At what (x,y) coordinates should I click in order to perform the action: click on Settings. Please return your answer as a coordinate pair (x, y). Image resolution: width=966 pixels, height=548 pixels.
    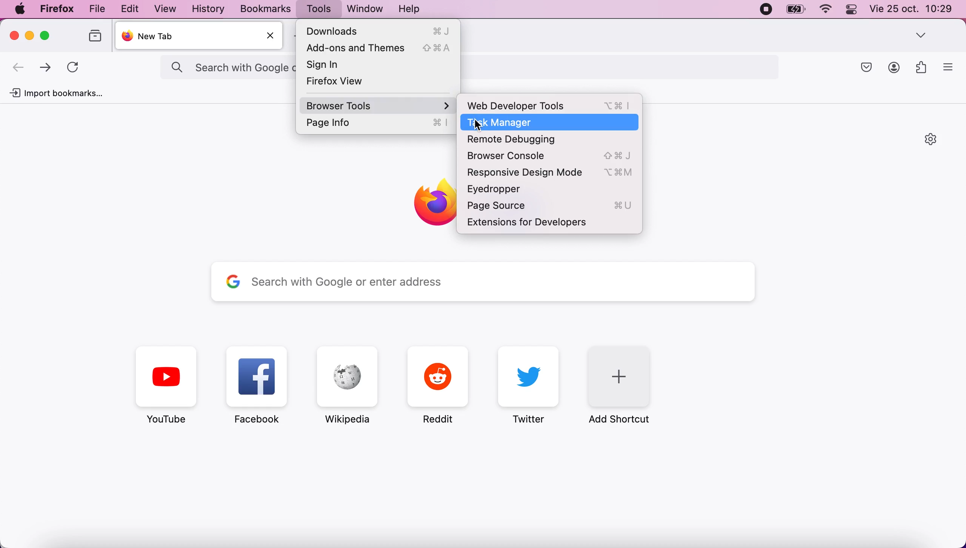
    Looking at the image, I should click on (932, 139).